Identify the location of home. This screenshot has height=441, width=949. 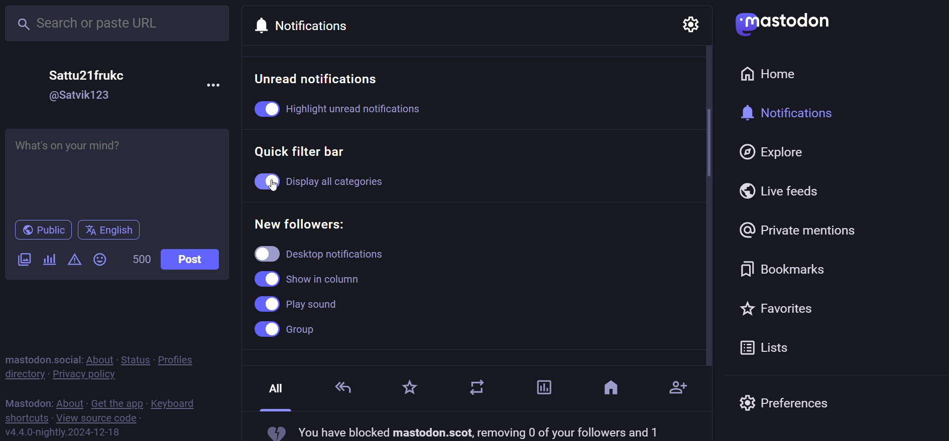
(611, 390).